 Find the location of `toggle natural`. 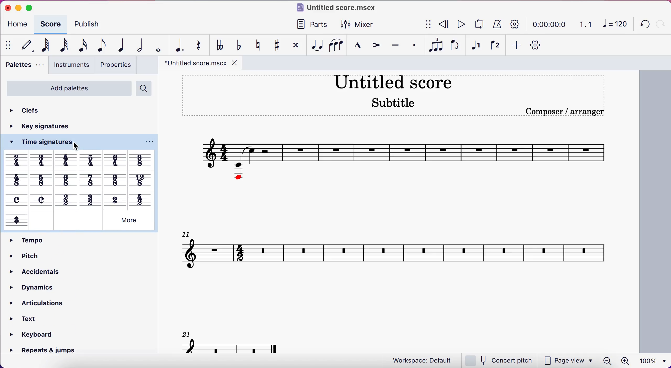

toggle natural is located at coordinates (256, 44).